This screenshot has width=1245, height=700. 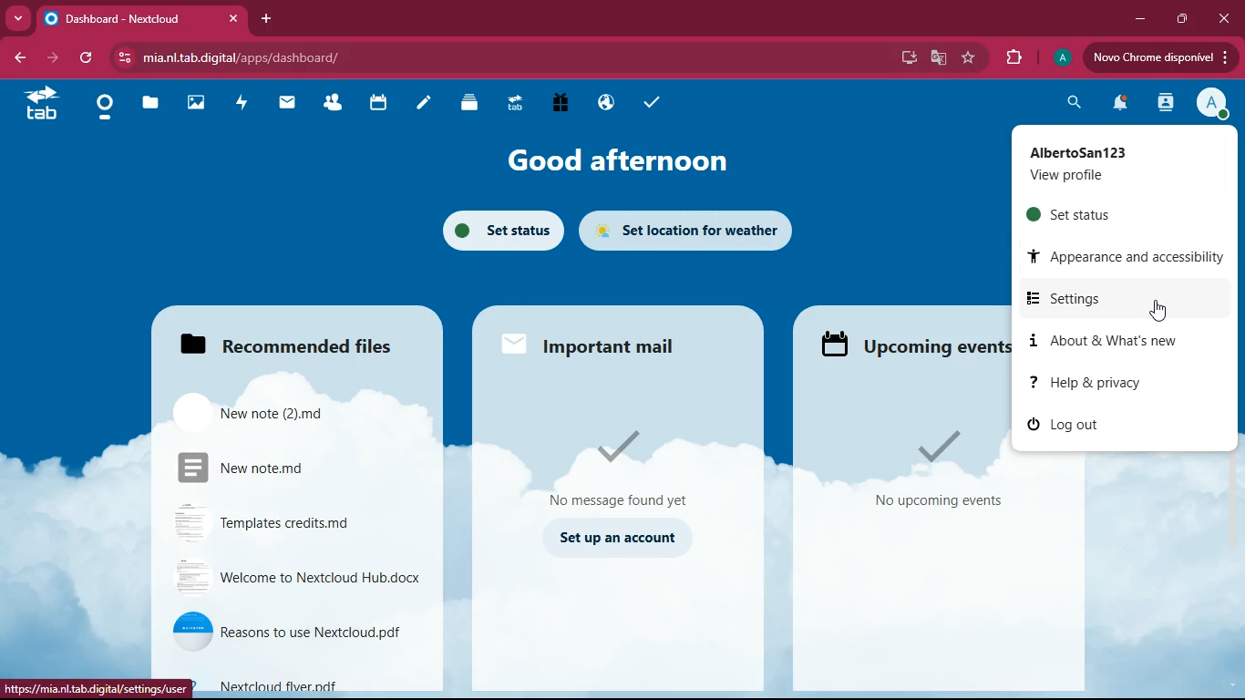 What do you see at coordinates (266, 18) in the screenshot?
I see `add tab` at bounding box center [266, 18].